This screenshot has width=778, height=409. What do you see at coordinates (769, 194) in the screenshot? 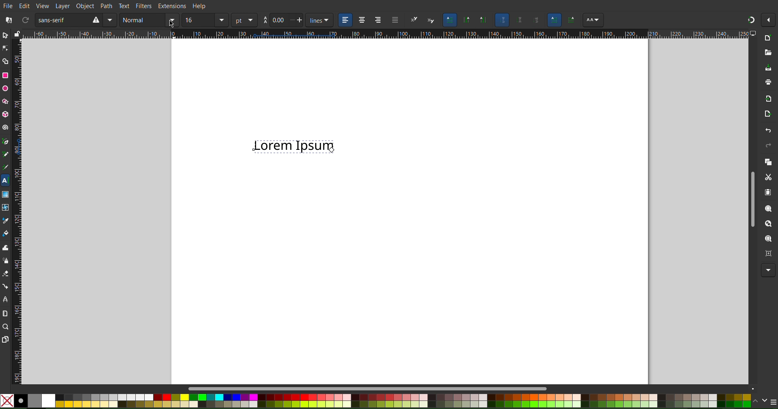
I see `Paste` at bounding box center [769, 194].